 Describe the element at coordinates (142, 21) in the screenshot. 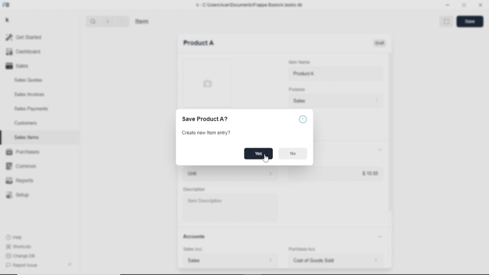

I see ` Item` at that location.